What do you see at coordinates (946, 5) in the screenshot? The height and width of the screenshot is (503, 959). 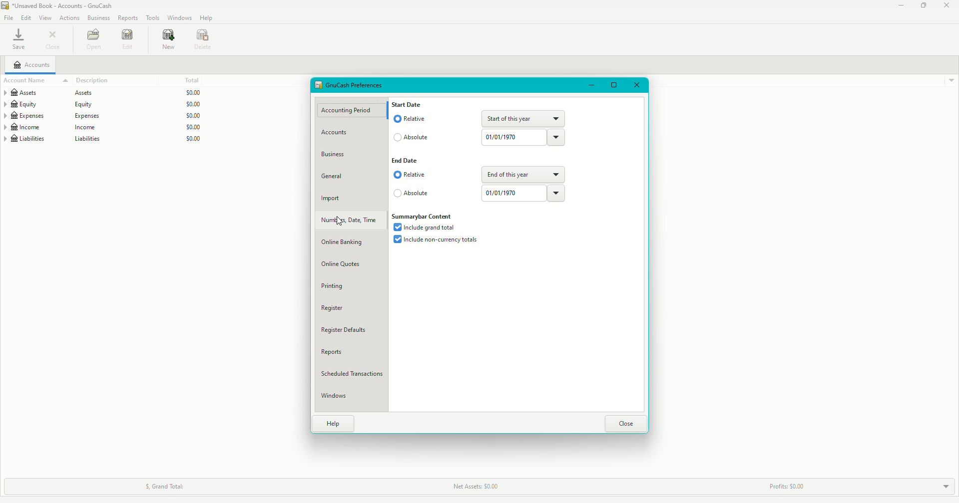 I see `Close` at bounding box center [946, 5].